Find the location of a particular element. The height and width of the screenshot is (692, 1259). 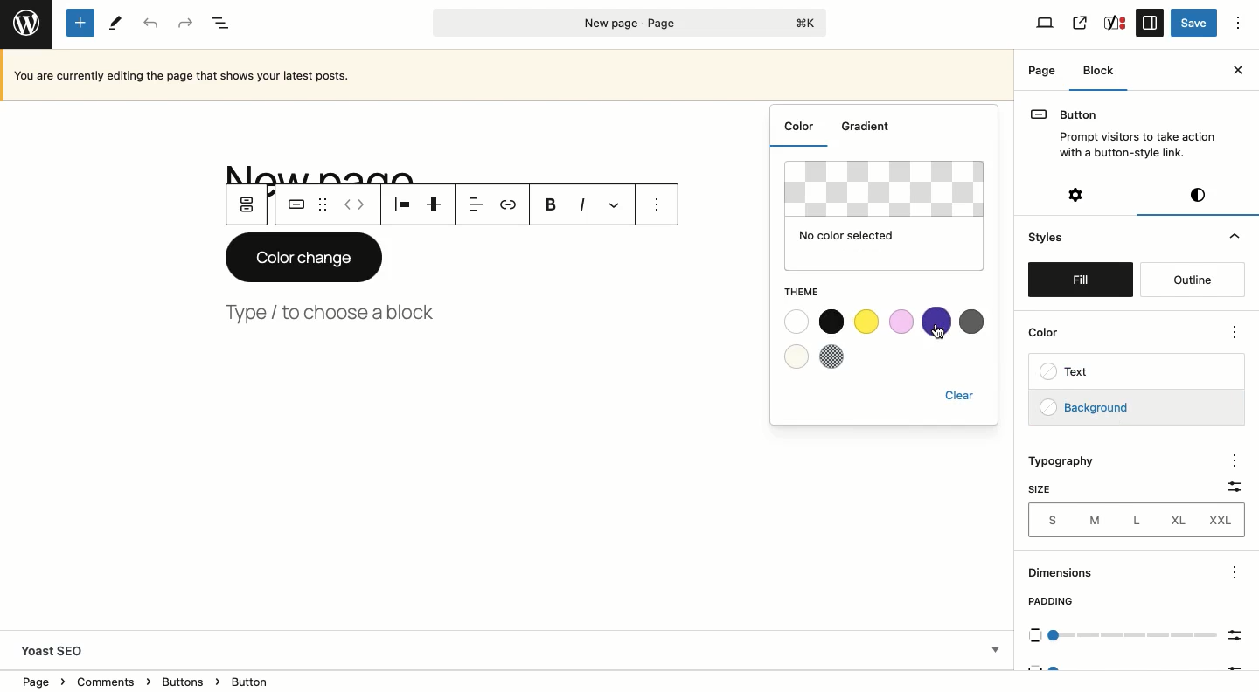

Page is located at coordinates (1042, 70).